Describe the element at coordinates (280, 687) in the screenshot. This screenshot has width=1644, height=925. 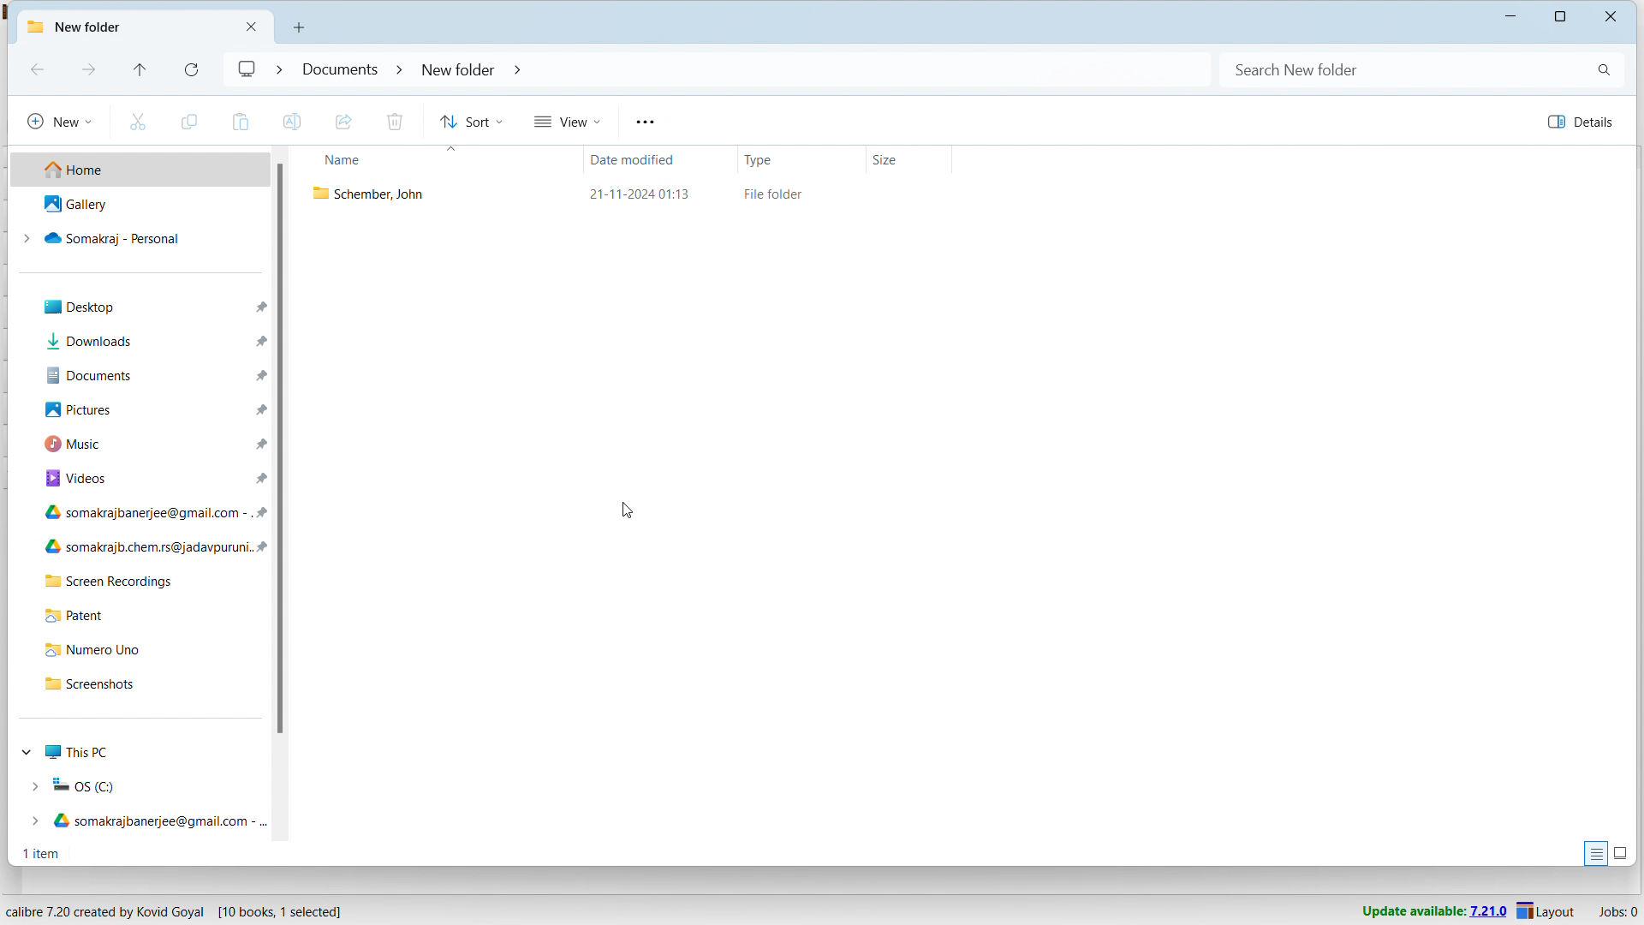
I see `vertical scrollbar` at that location.